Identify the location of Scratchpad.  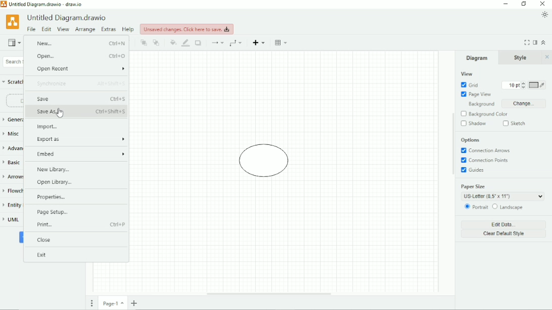
(12, 82).